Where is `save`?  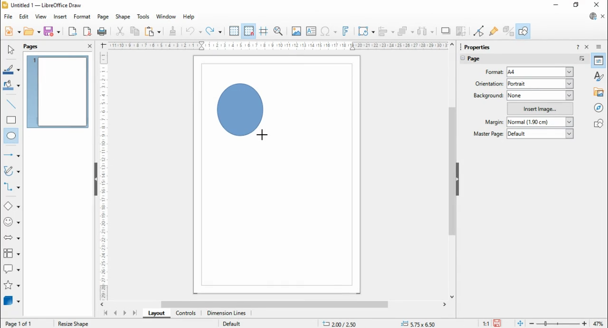 save is located at coordinates (498, 323).